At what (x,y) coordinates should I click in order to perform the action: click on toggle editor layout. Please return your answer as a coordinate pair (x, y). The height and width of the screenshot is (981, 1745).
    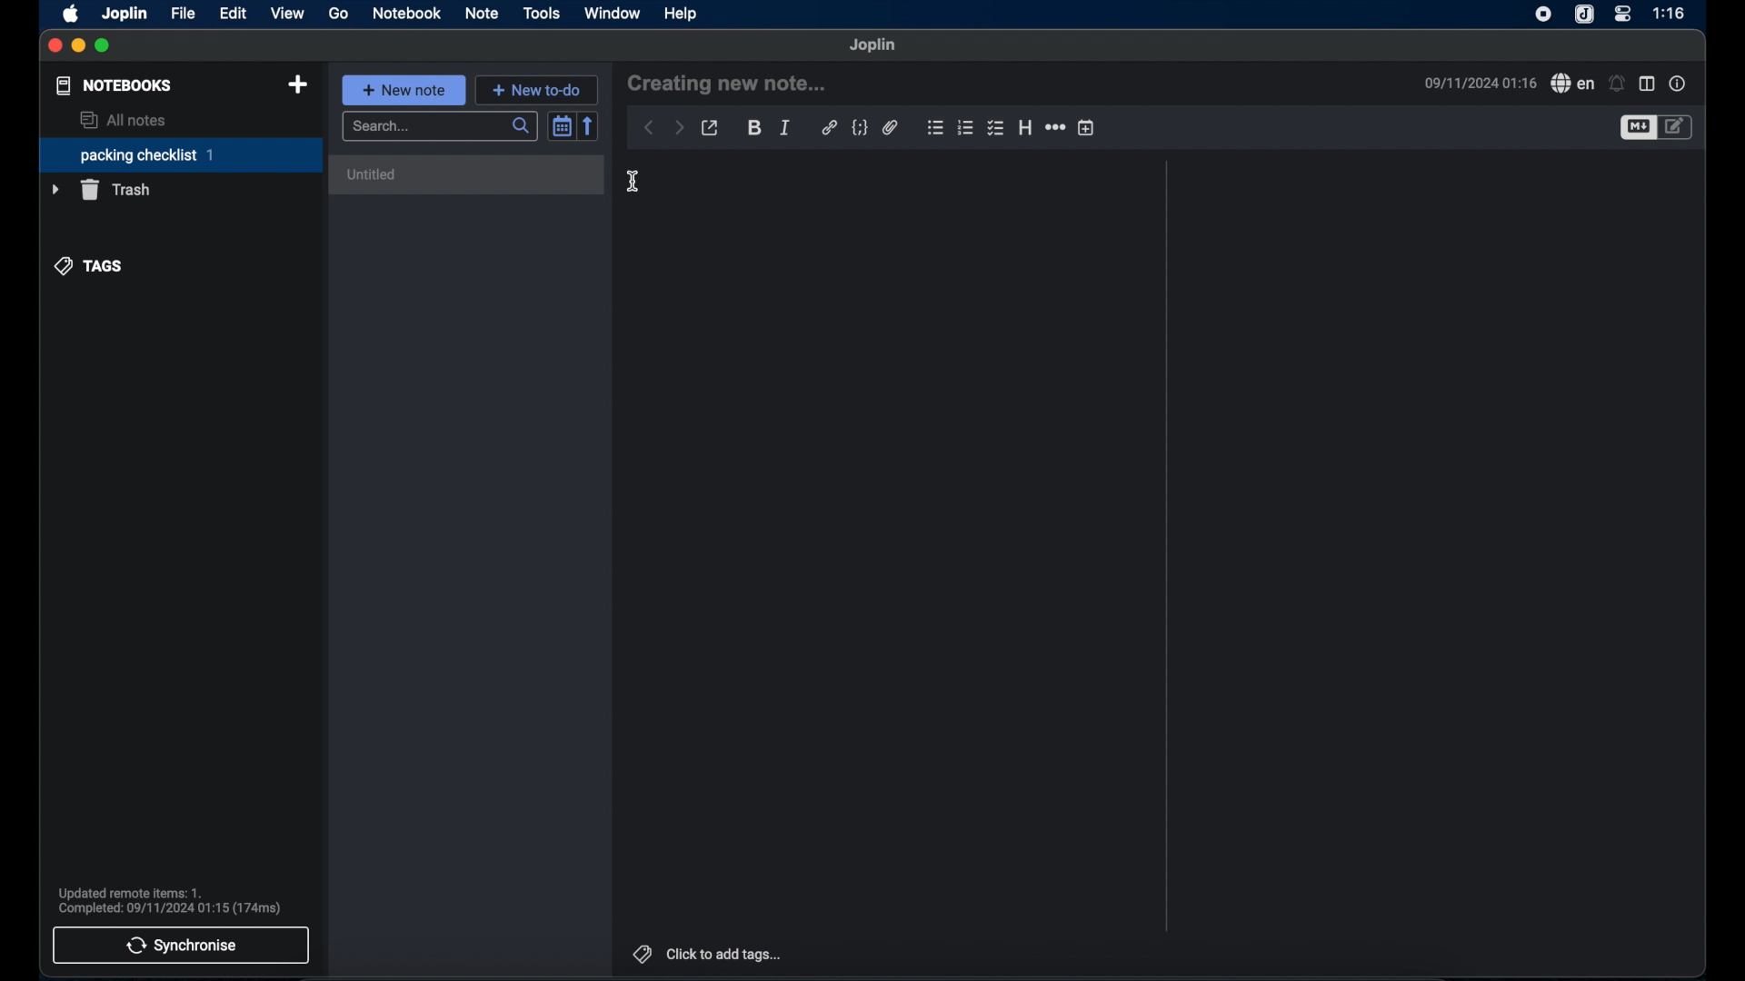
    Looking at the image, I should click on (1648, 83).